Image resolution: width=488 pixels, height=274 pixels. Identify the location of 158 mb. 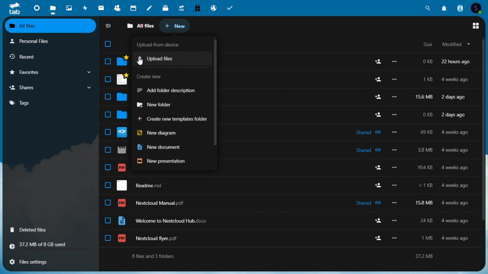
(424, 203).